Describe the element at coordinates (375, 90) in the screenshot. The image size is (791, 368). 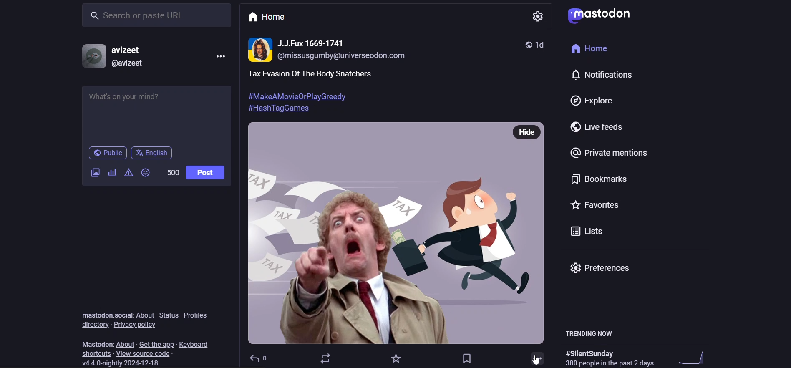
I see `post` at that location.